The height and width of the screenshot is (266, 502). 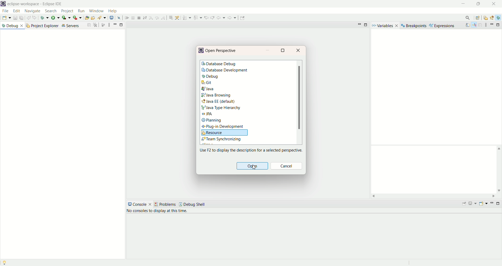 I want to click on open web browser, so click(x=135, y=18).